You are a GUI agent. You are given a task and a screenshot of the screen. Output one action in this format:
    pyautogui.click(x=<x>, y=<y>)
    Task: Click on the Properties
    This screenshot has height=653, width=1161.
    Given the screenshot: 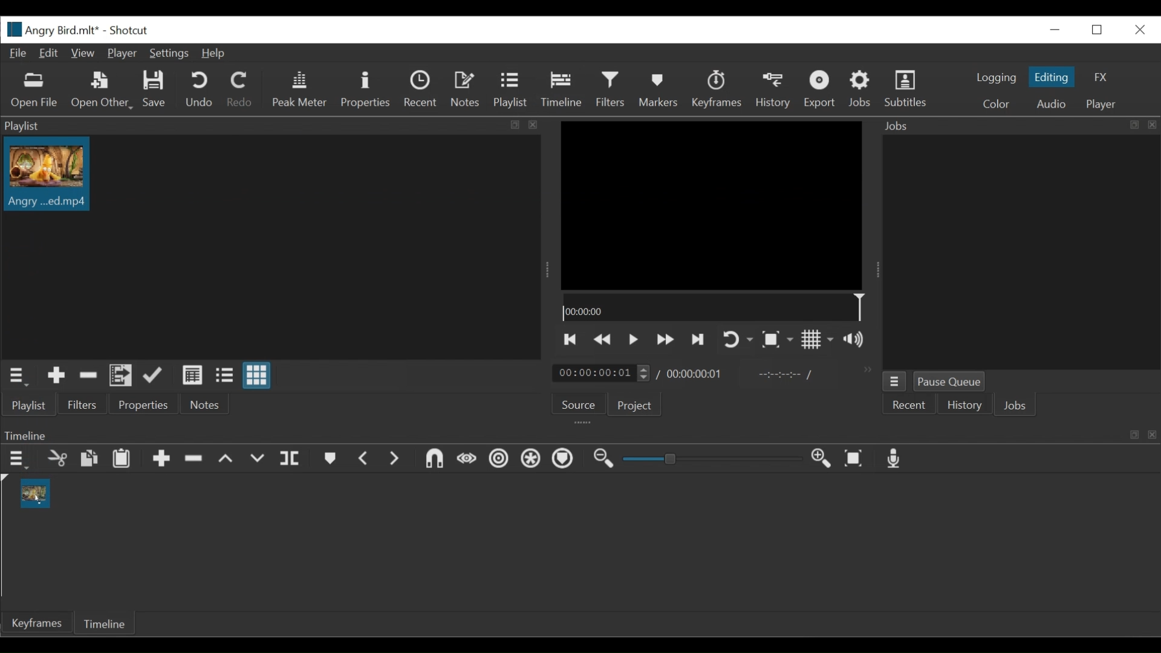 What is the action you would take?
    pyautogui.click(x=143, y=406)
    